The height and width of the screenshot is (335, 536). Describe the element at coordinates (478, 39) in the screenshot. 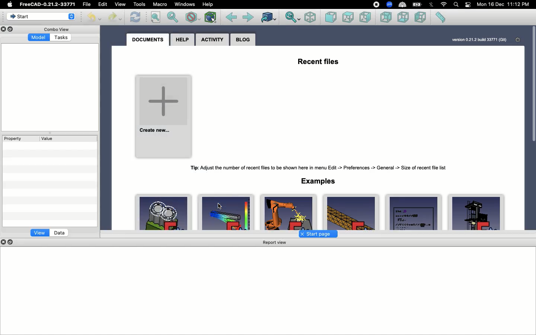

I see `version 0.21.2 bulld 33771 (Git)` at that location.